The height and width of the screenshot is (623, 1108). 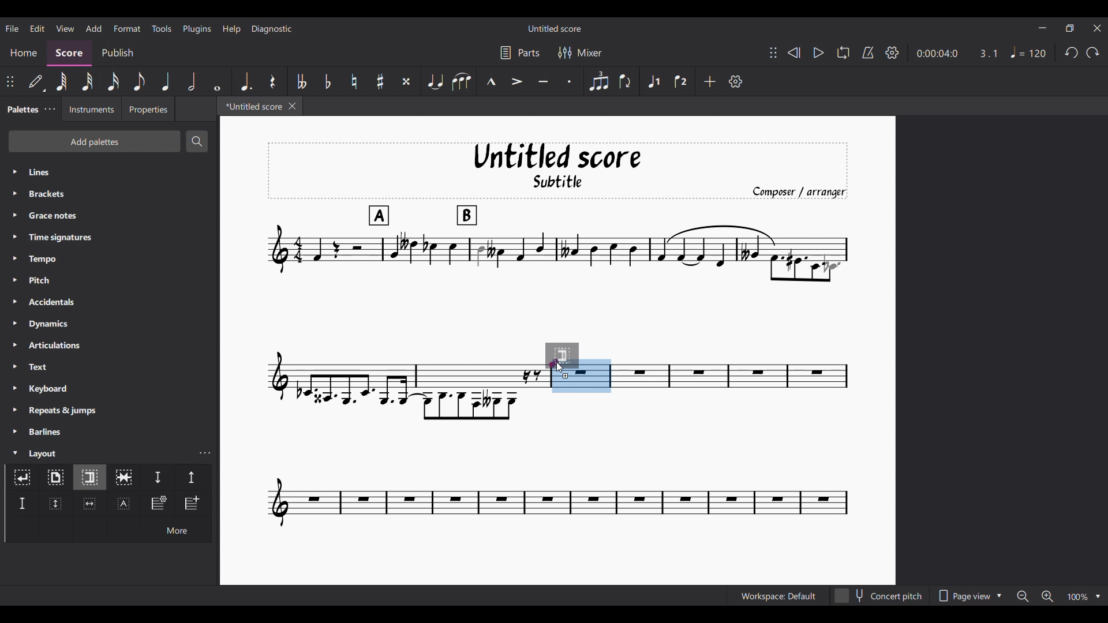 I want to click on Accidentals, so click(x=109, y=302).